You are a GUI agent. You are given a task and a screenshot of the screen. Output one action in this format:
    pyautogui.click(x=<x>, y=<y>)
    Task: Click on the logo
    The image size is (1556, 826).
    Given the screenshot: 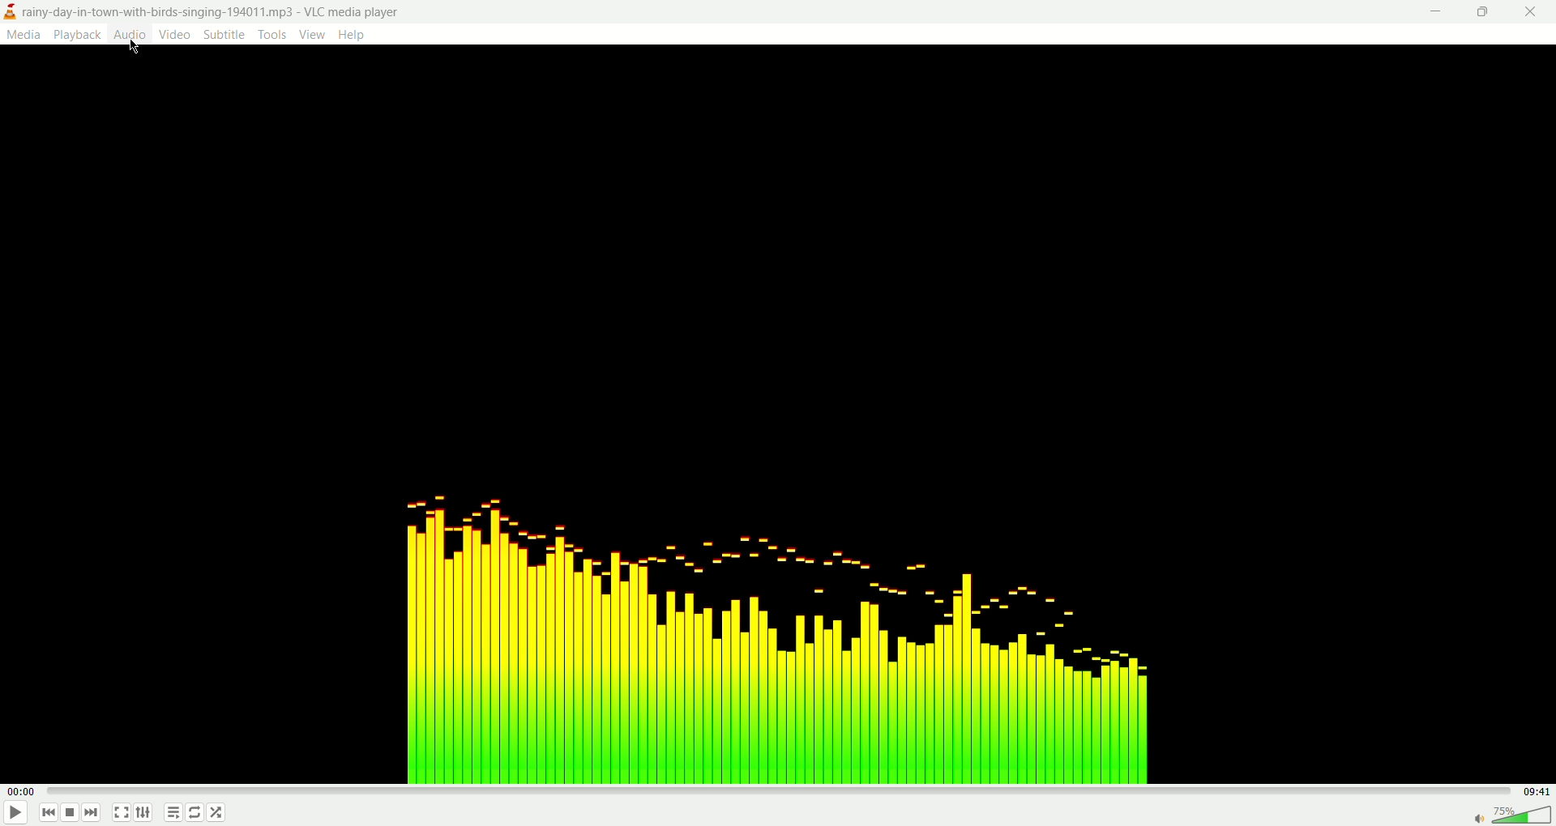 What is the action you would take?
    pyautogui.click(x=10, y=13)
    